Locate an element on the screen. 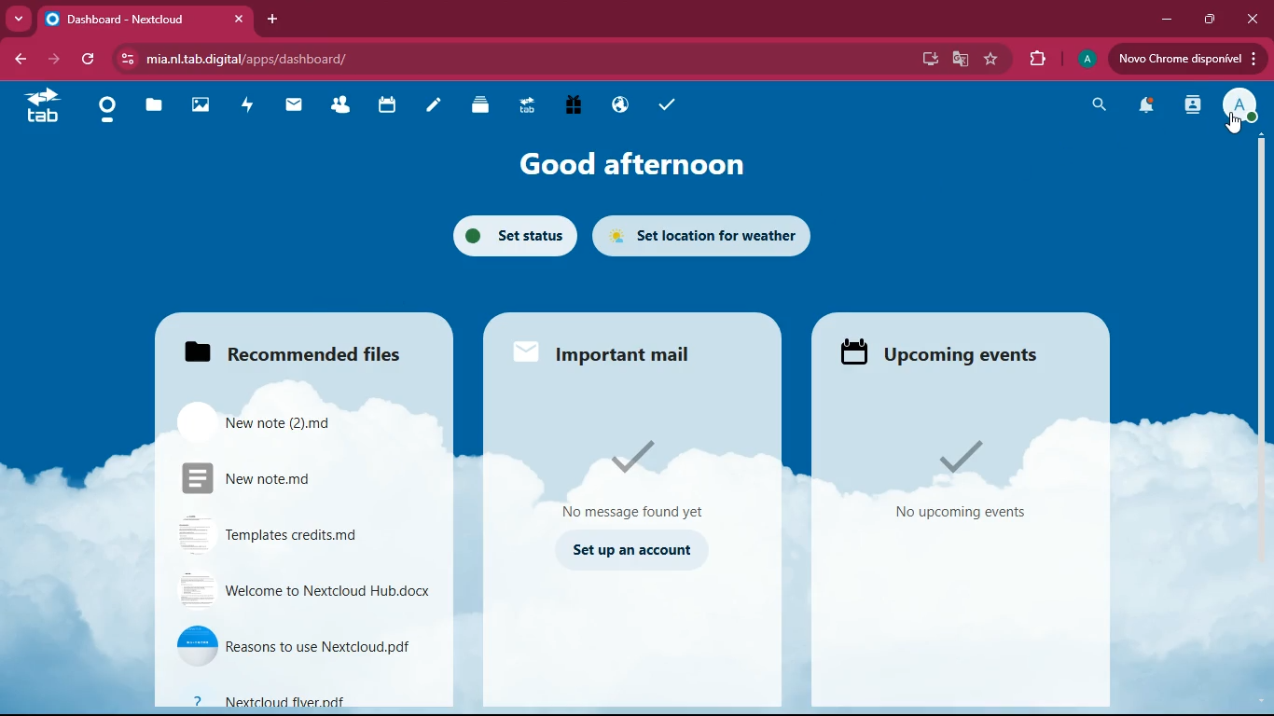  tab is located at coordinates (47, 109).